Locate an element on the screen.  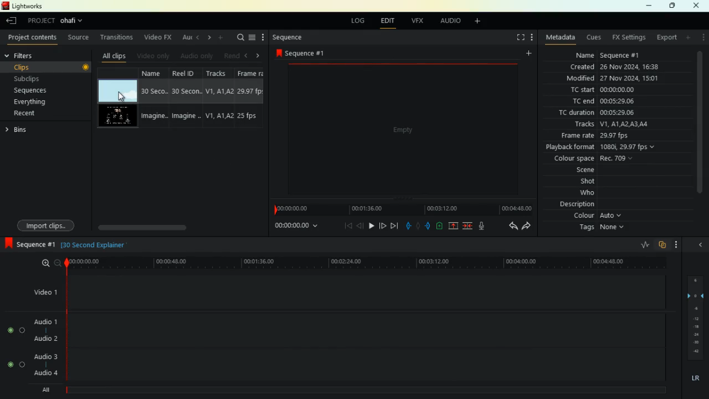
close is located at coordinates (699, 245).